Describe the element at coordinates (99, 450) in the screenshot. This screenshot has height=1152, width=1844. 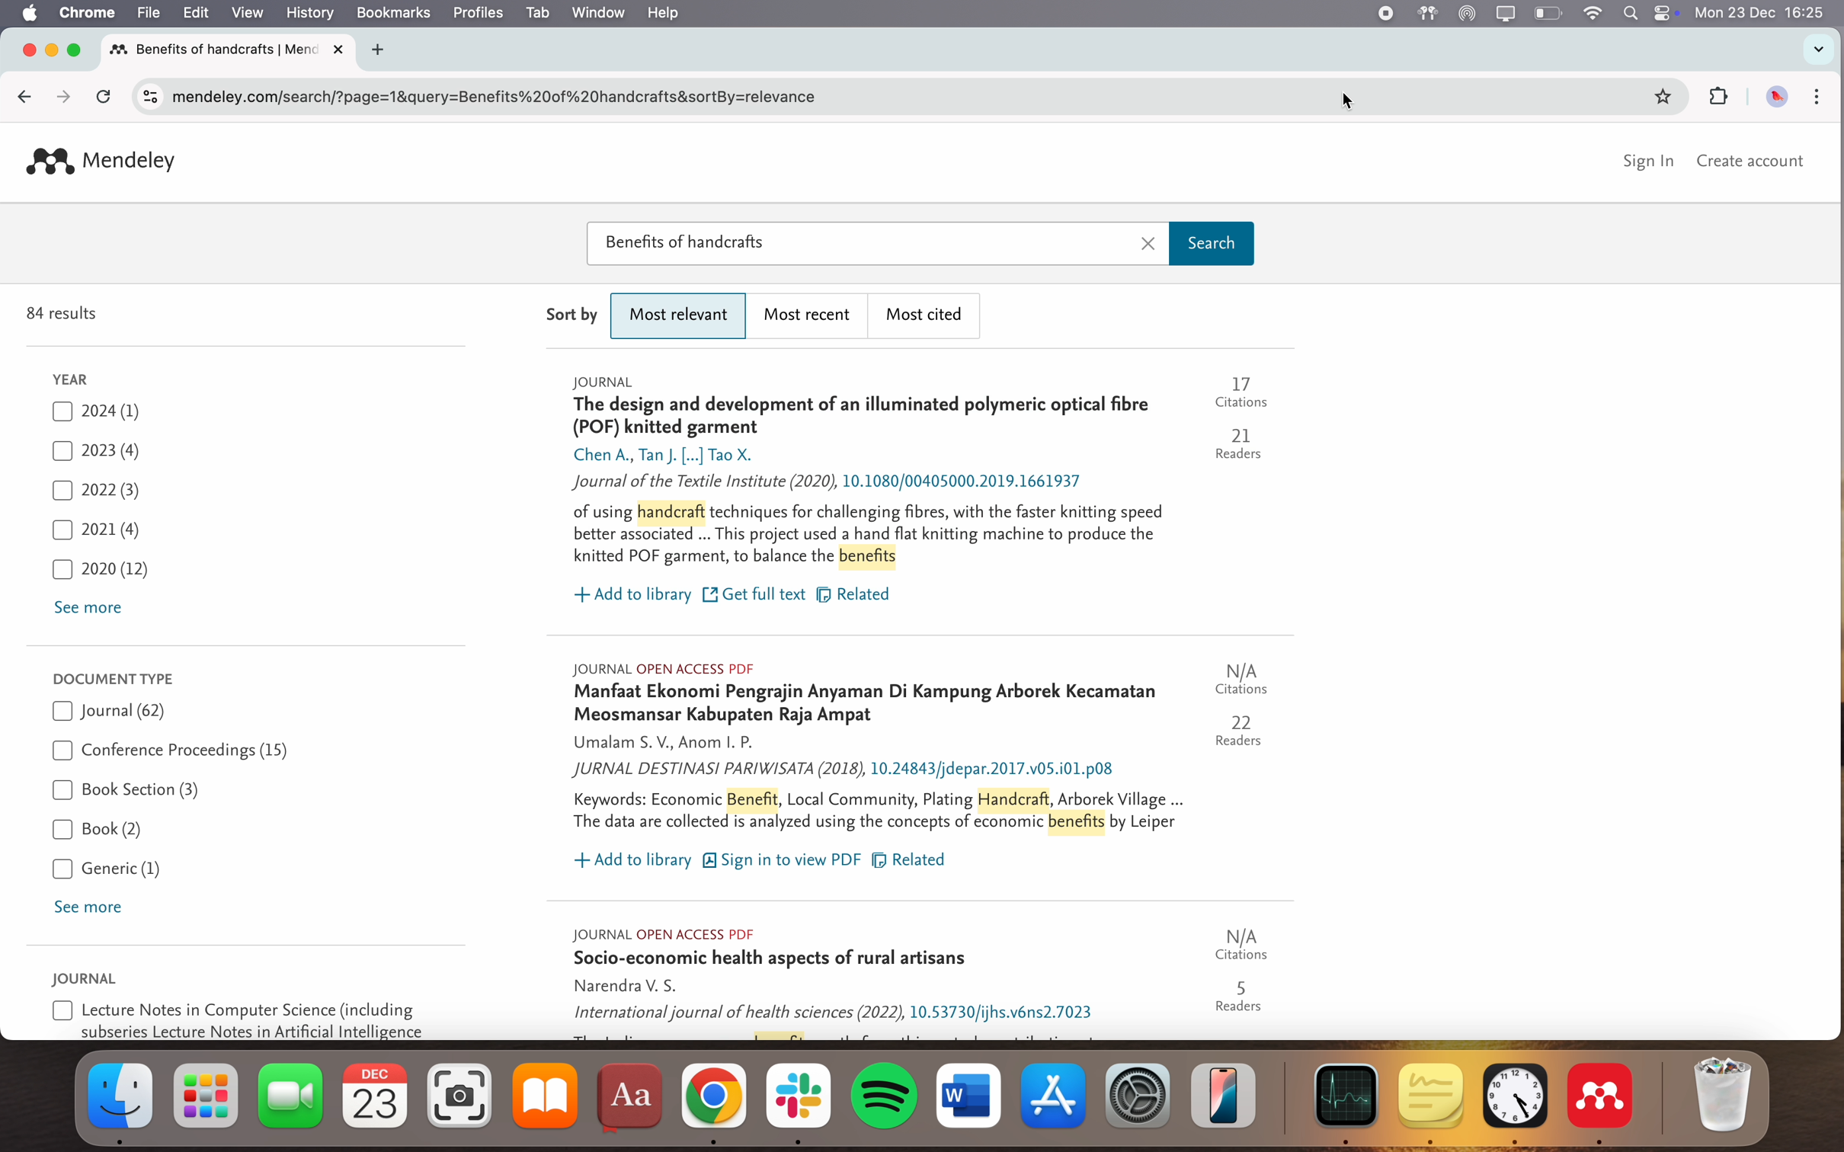
I see `2023` at that location.